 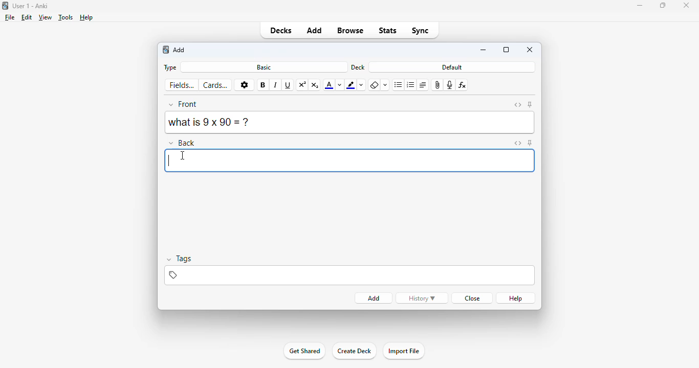 What do you see at coordinates (244, 85) in the screenshot?
I see `options` at bounding box center [244, 85].